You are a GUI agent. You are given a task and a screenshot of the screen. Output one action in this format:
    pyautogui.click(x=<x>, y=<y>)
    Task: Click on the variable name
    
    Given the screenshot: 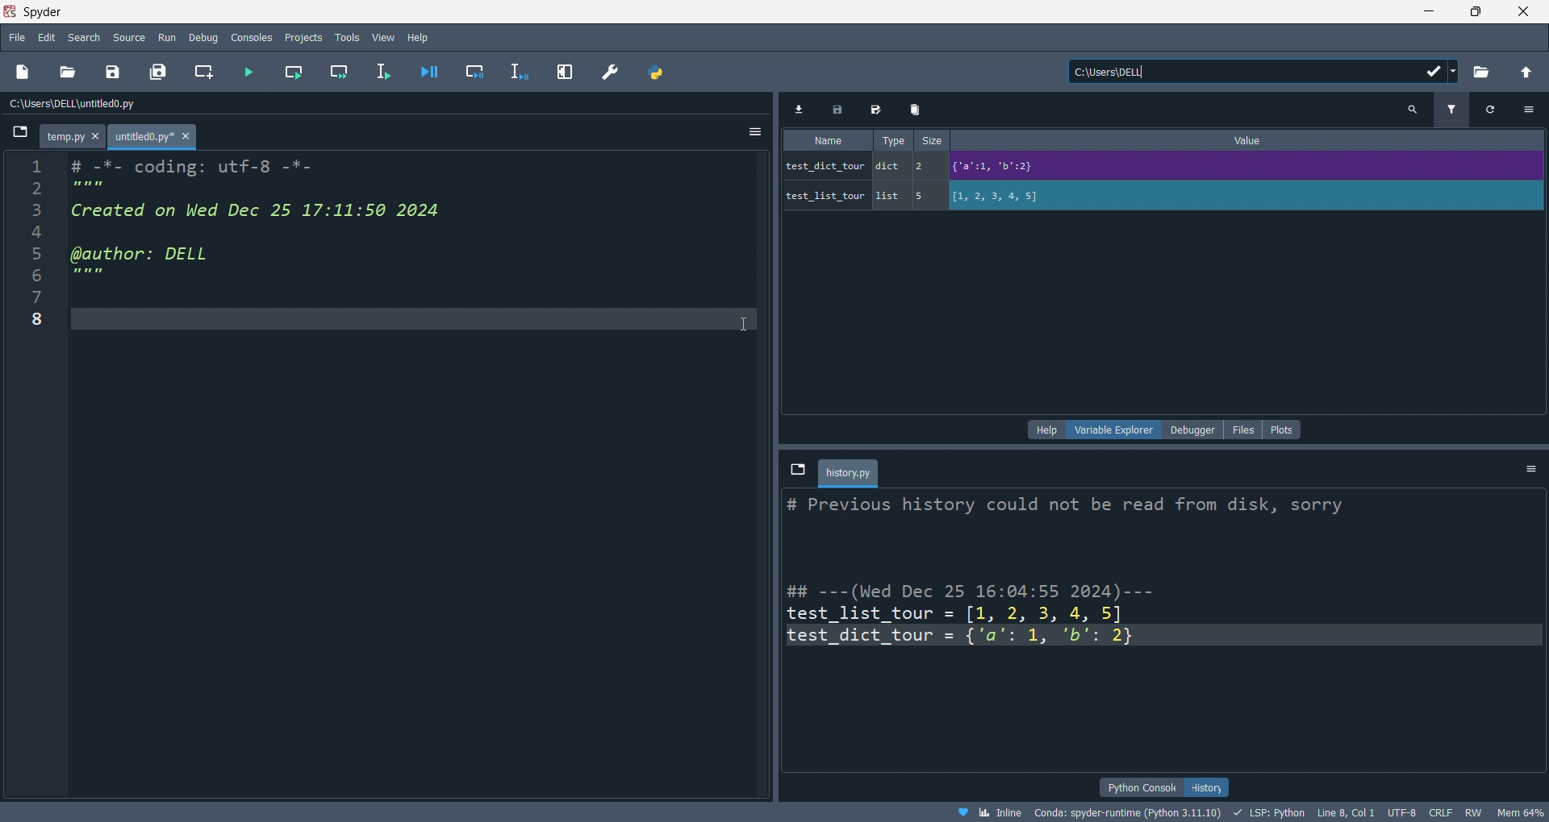 What is the action you would take?
    pyautogui.click(x=825, y=164)
    